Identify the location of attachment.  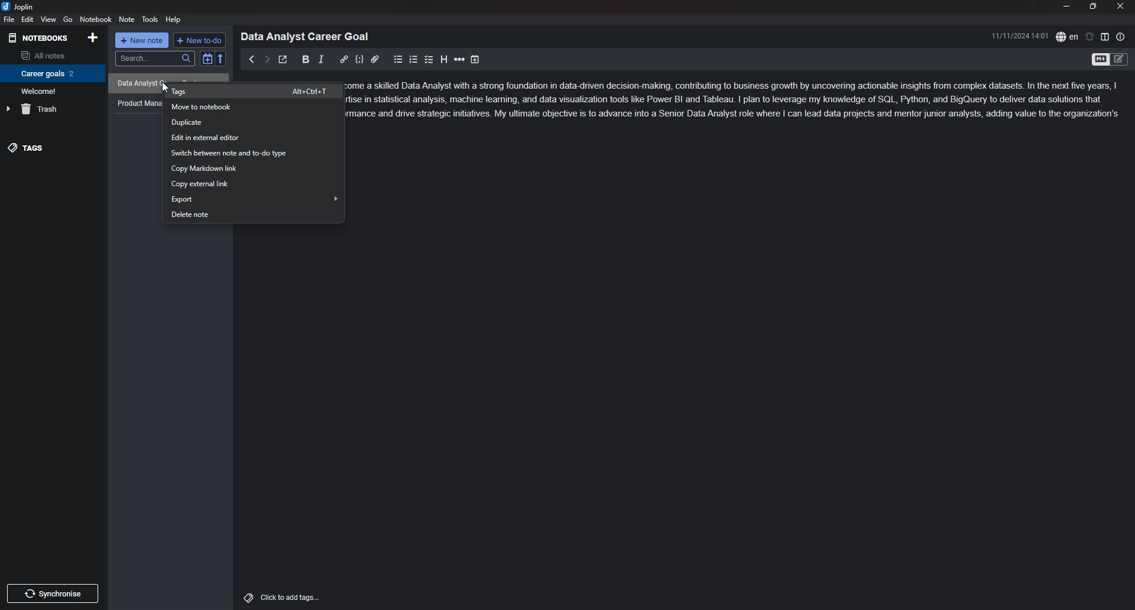
(375, 60).